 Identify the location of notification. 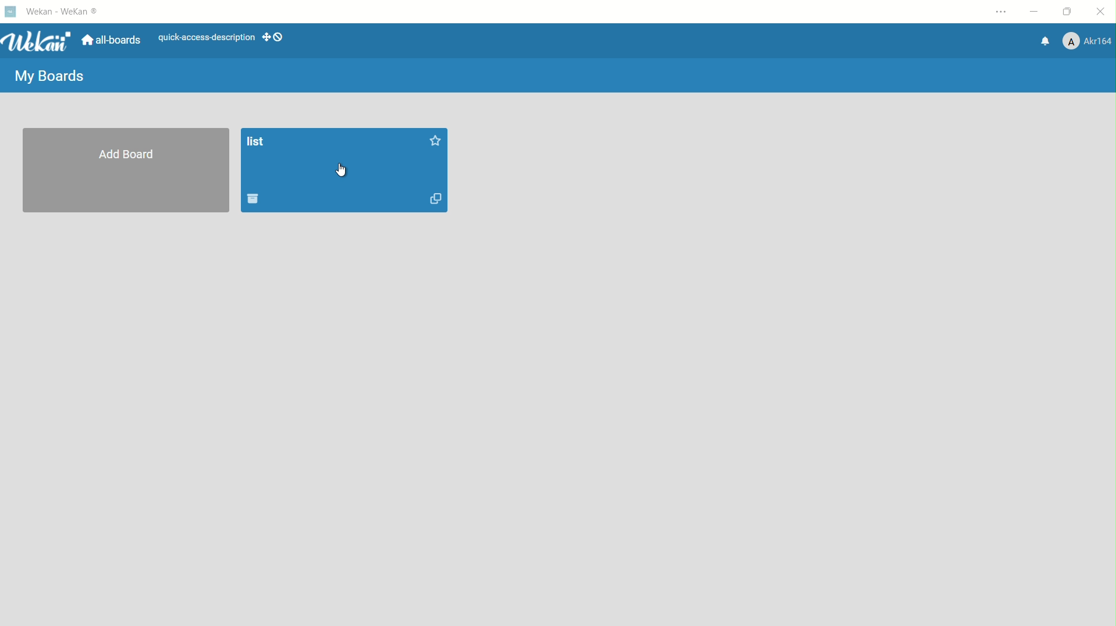
(1043, 41).